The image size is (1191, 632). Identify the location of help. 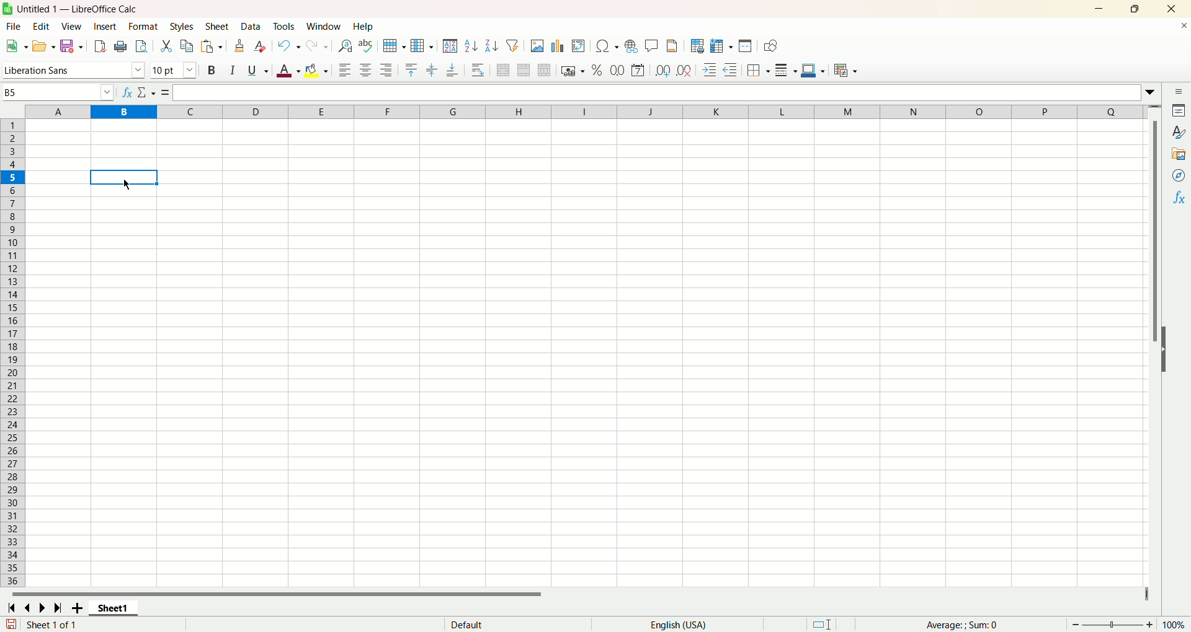
(362, 27).